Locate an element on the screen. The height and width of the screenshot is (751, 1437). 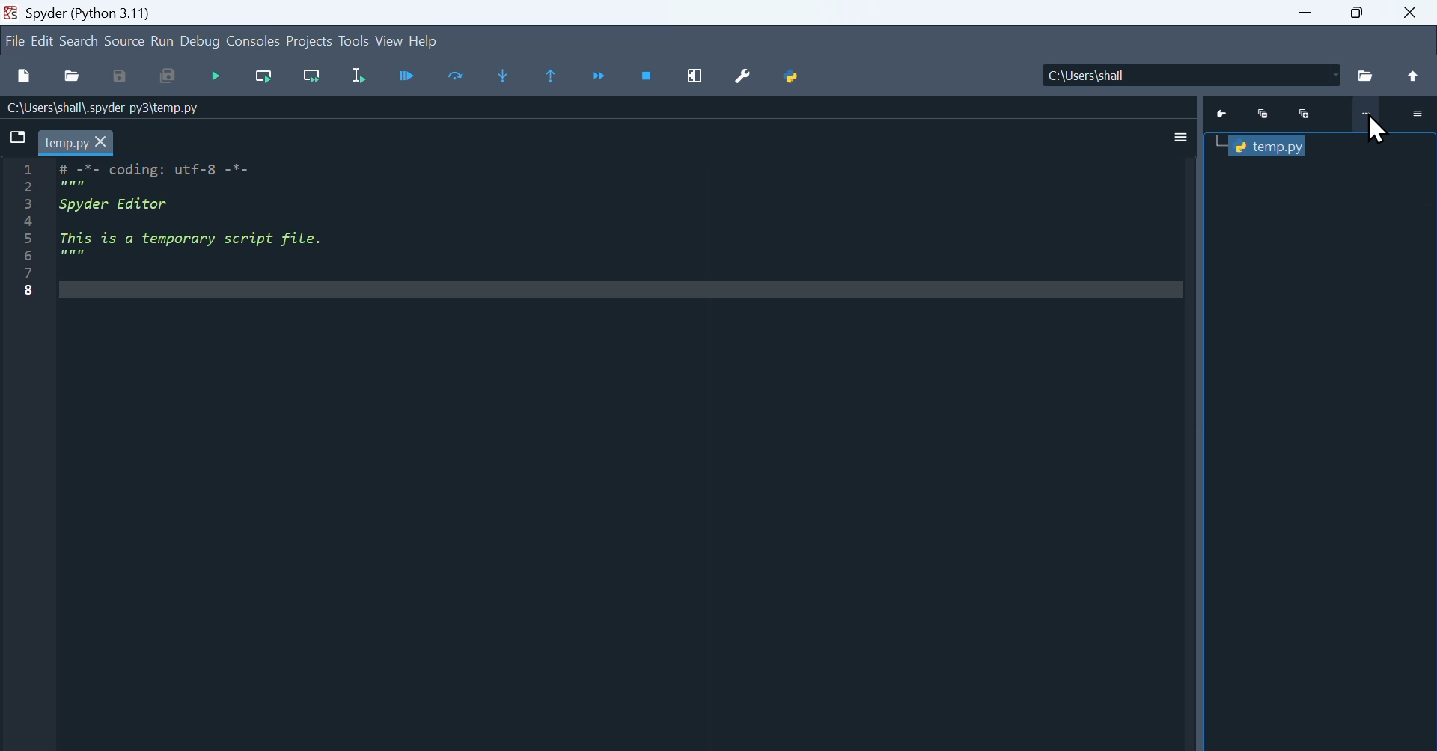
Debug is located at coordinates (201, 42).